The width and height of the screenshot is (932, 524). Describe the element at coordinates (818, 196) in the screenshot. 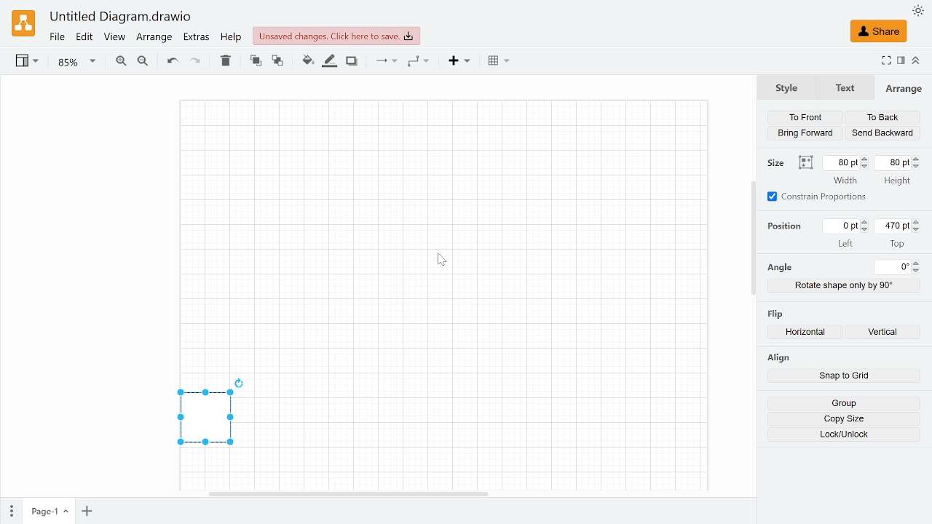

I see `Constrain proportions` at that location.